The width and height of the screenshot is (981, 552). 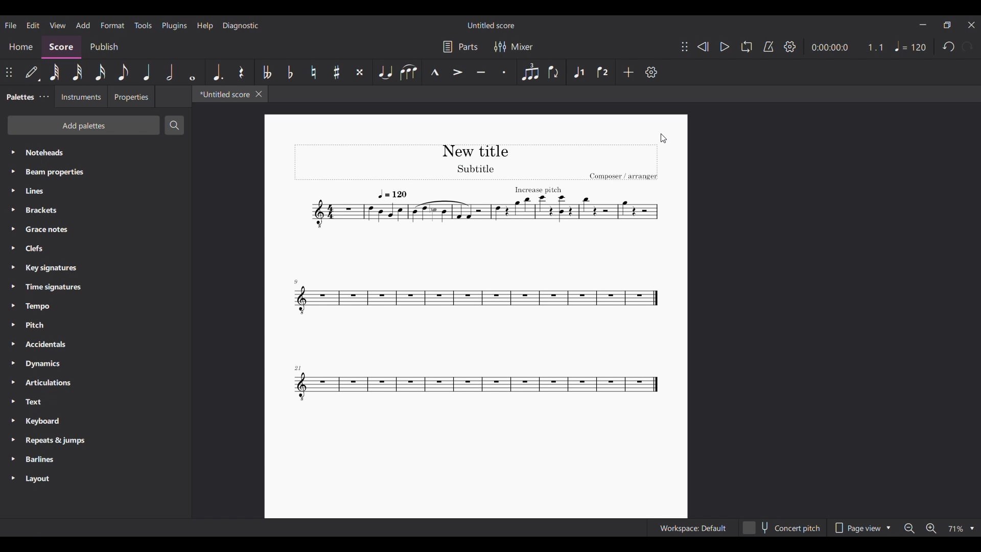 I want to click on Toggle sharp, so click(x=337, y=73).